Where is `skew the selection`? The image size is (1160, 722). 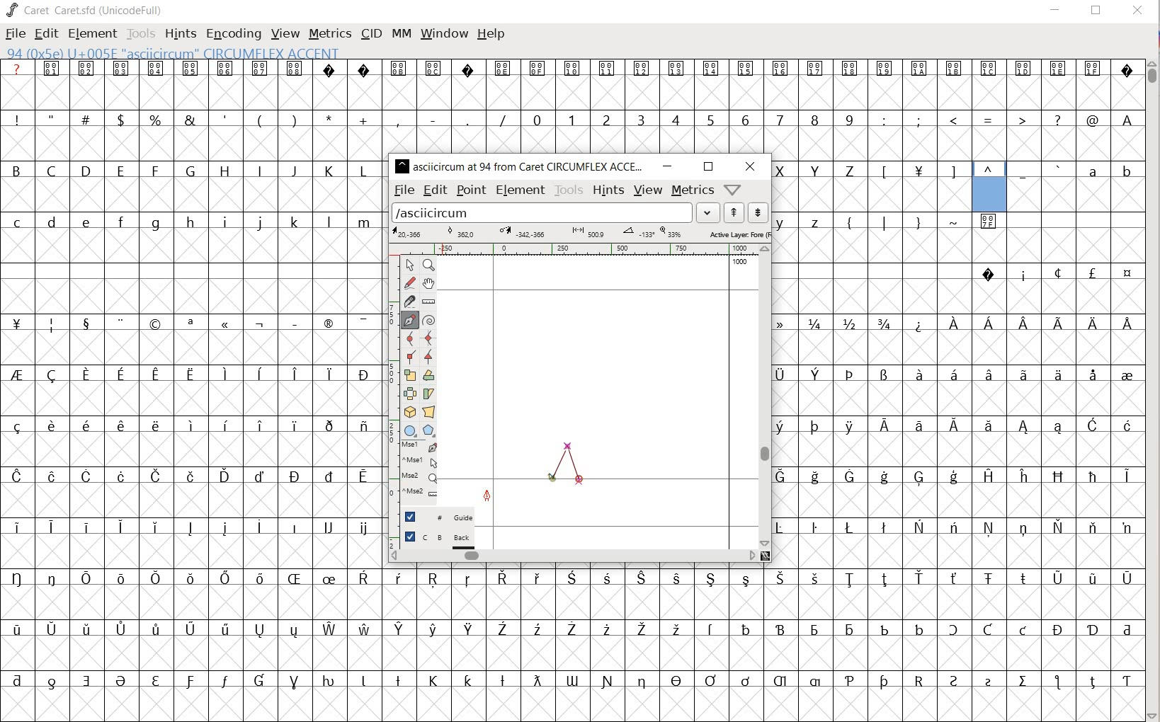
skew the selection is located at coordinates (428, 394).